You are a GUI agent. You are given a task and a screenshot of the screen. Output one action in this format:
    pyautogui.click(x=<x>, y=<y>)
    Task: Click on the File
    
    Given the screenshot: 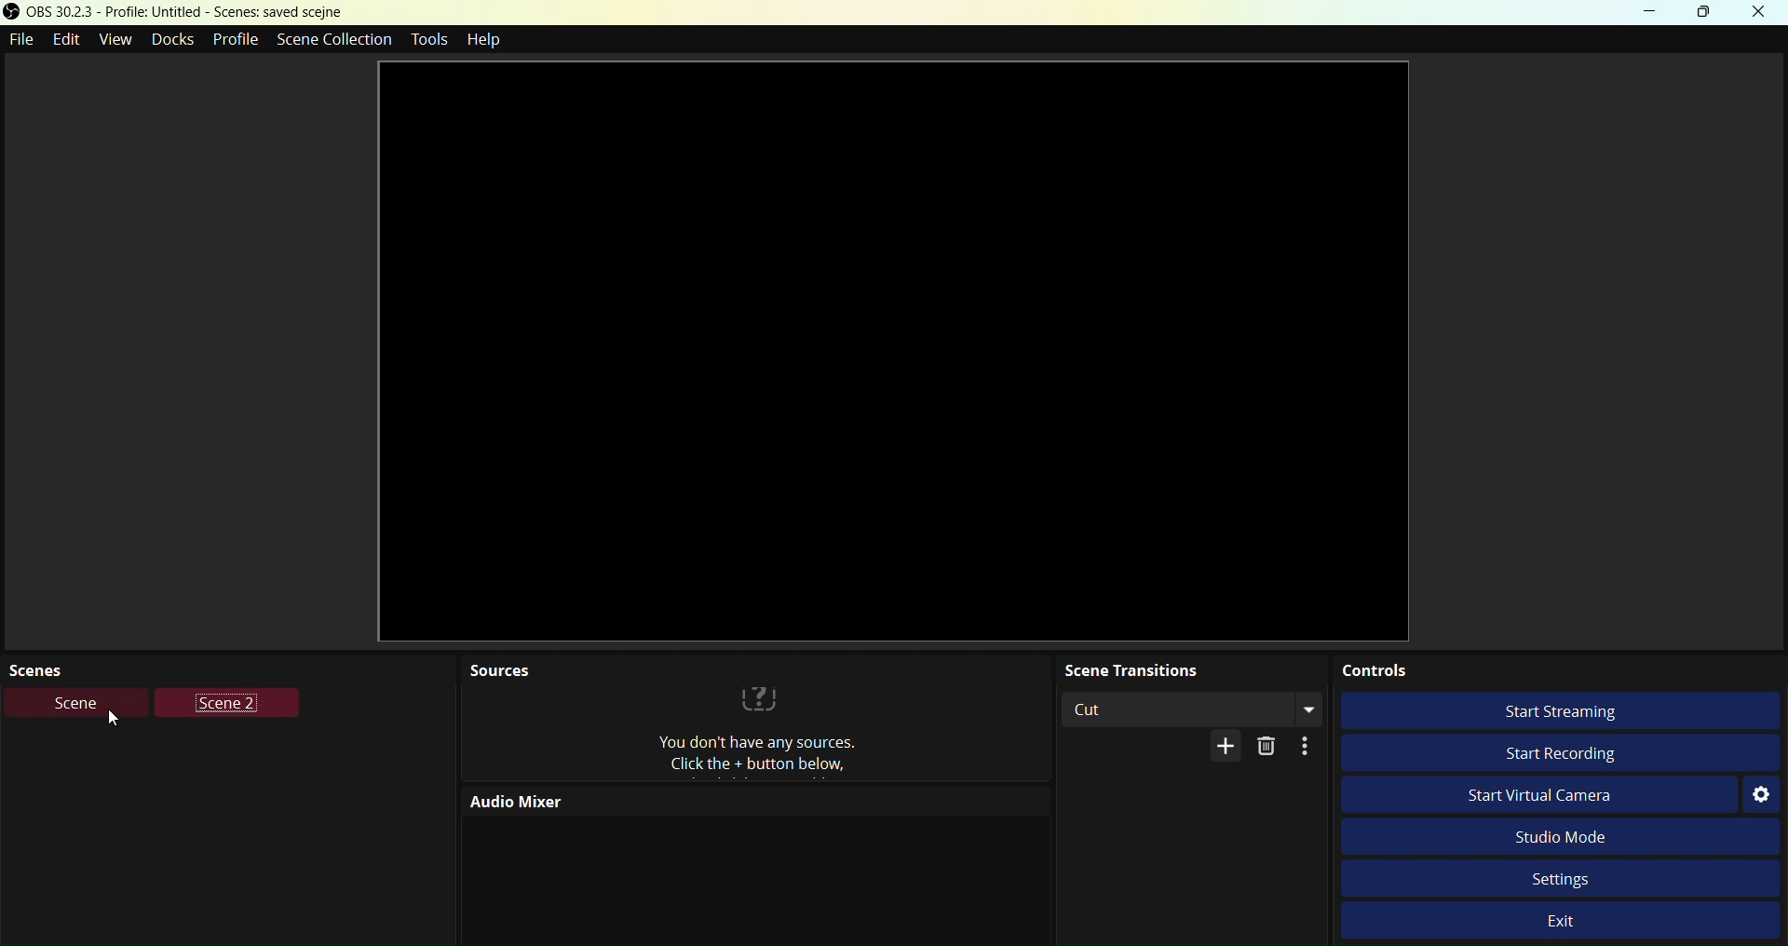 What is the action you would take?
    pyautogui.click(x=20, y=41)
    